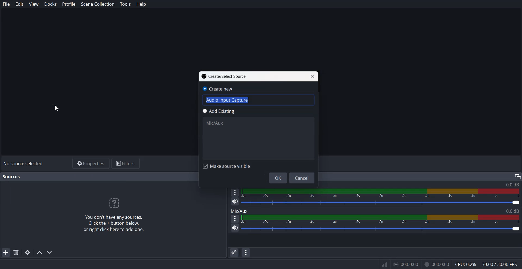 The width and height of the screenshot is (522, 269). I want to click on Maximize, so click(518, 176).